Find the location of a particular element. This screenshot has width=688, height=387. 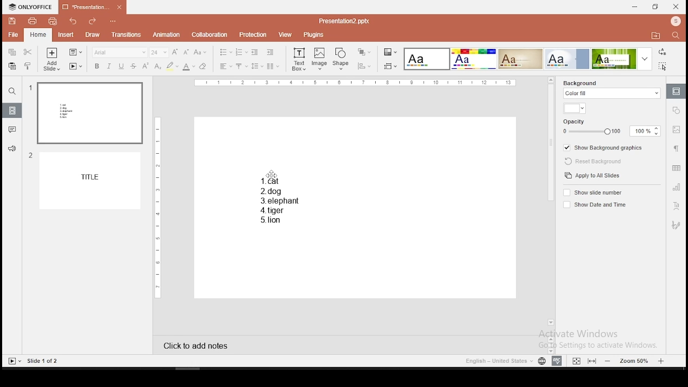

show slide number on/off is located at coordinates (594, 192).